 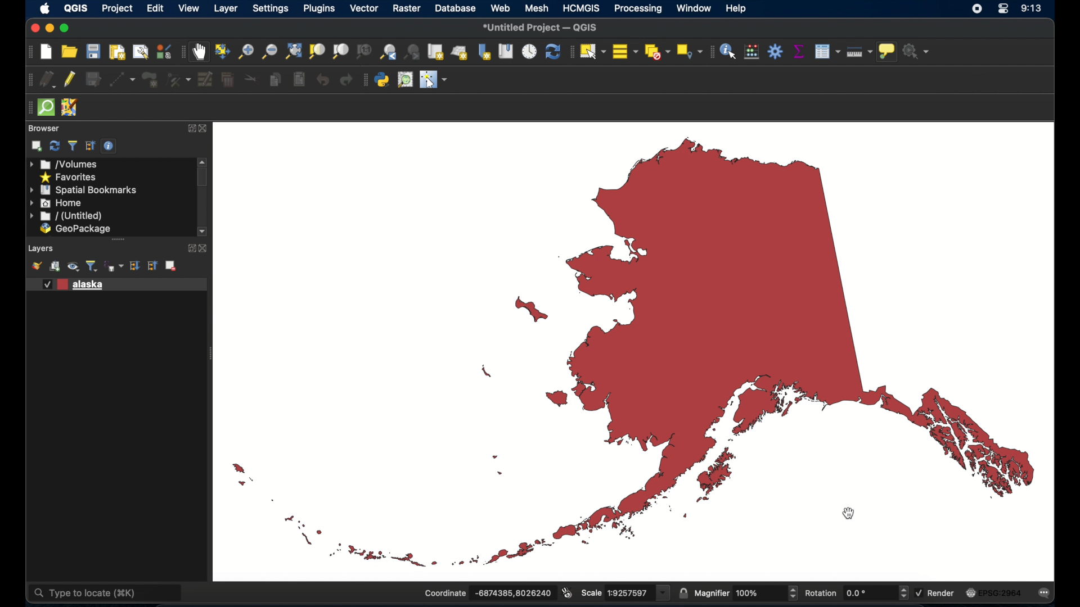 What do you see at coordinates (205, 232) in the screenshot?
I see `scroll down arrow` at bounding box center [205, 232].